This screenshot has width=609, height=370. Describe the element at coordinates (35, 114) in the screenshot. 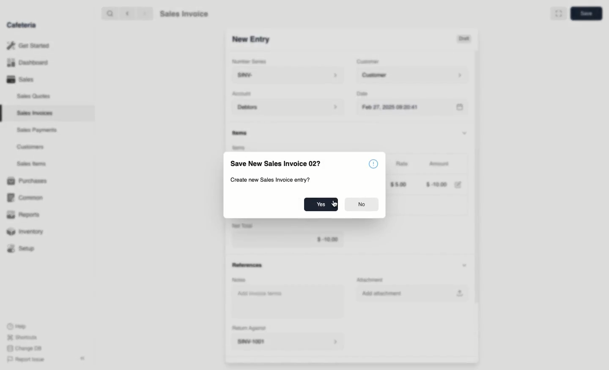

I see `Sales Invoices` at that location.